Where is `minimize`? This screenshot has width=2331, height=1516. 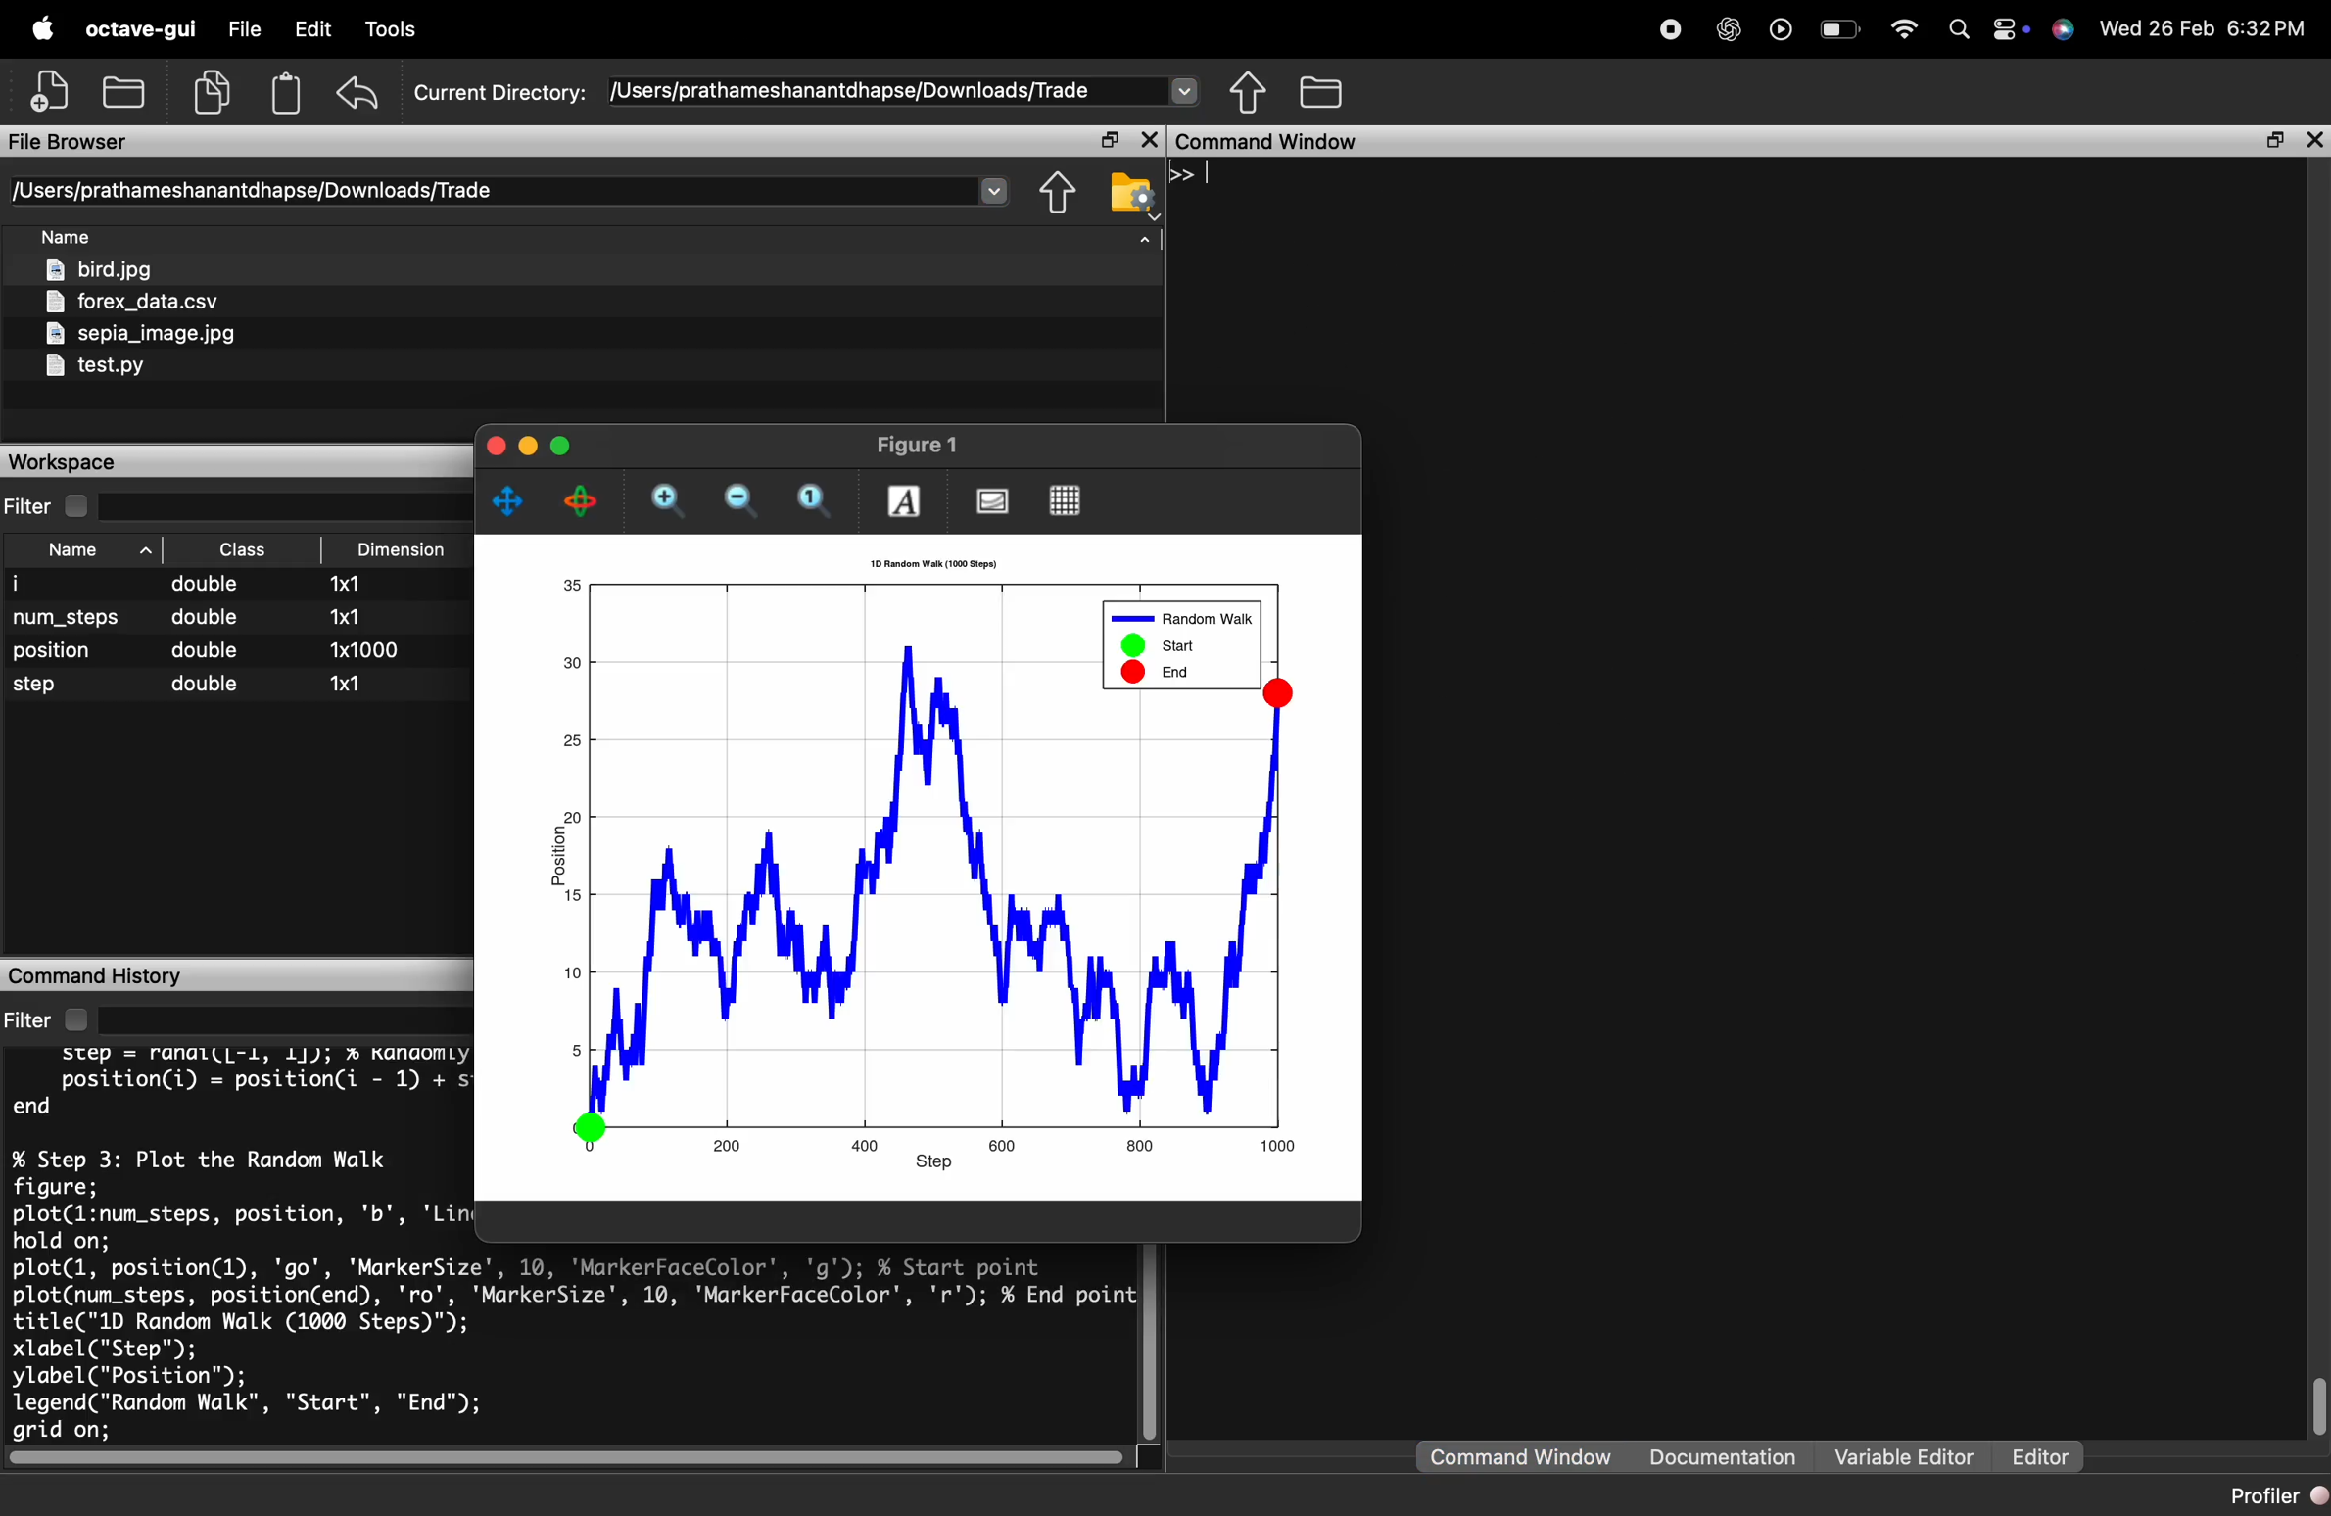 minimize is located at coordinates (528, 445).